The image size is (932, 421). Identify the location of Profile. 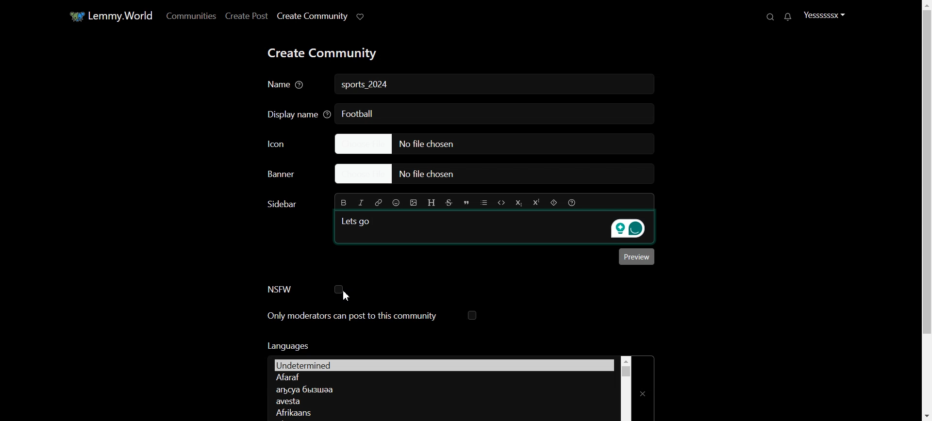
(824, 15).